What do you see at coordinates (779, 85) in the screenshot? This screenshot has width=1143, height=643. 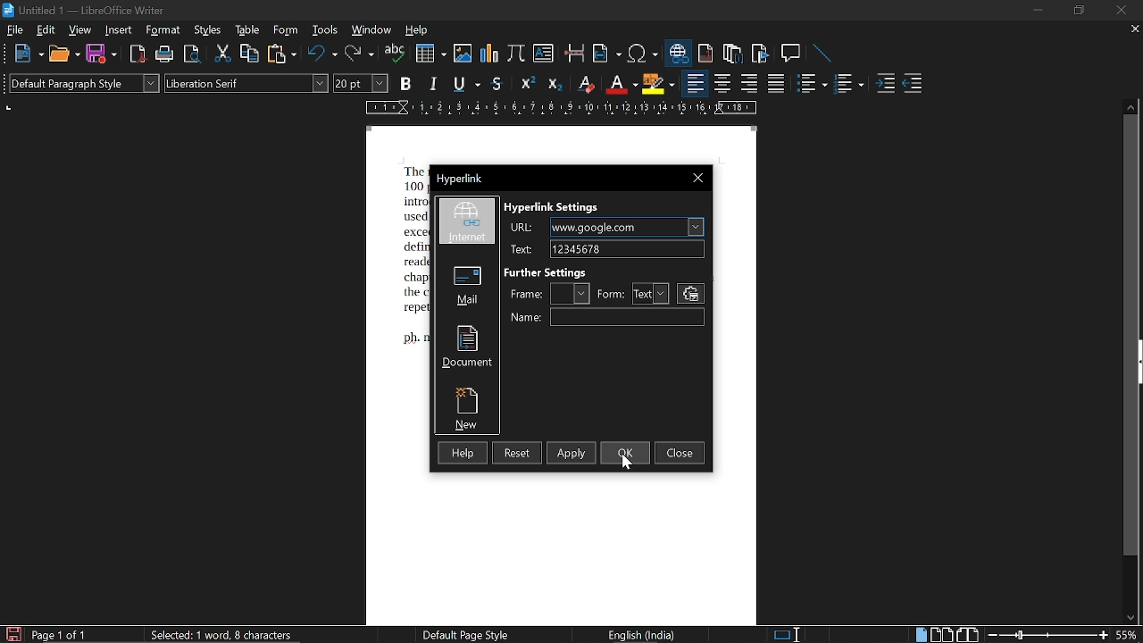 I see `justified` at bounding box center [779, 85].